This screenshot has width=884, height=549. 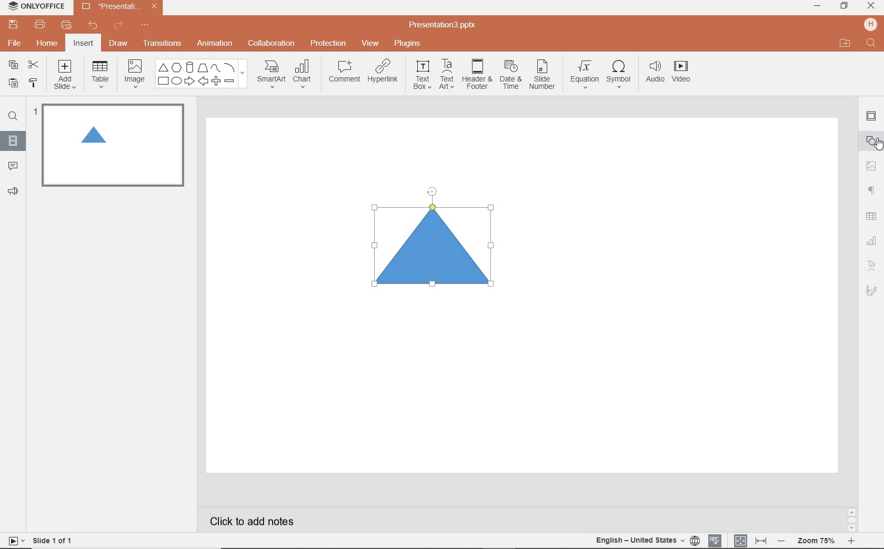 I want to click on HP, so click(x=871, y=24).